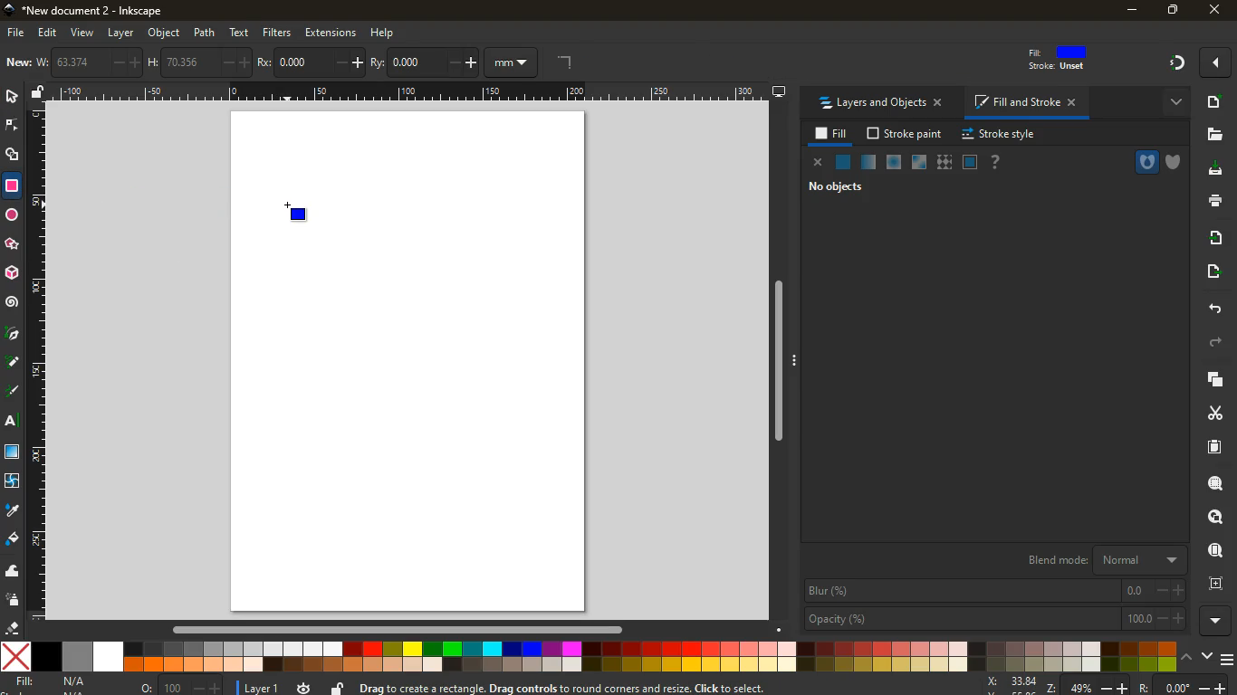  I want to click on time, so click(305, 688).